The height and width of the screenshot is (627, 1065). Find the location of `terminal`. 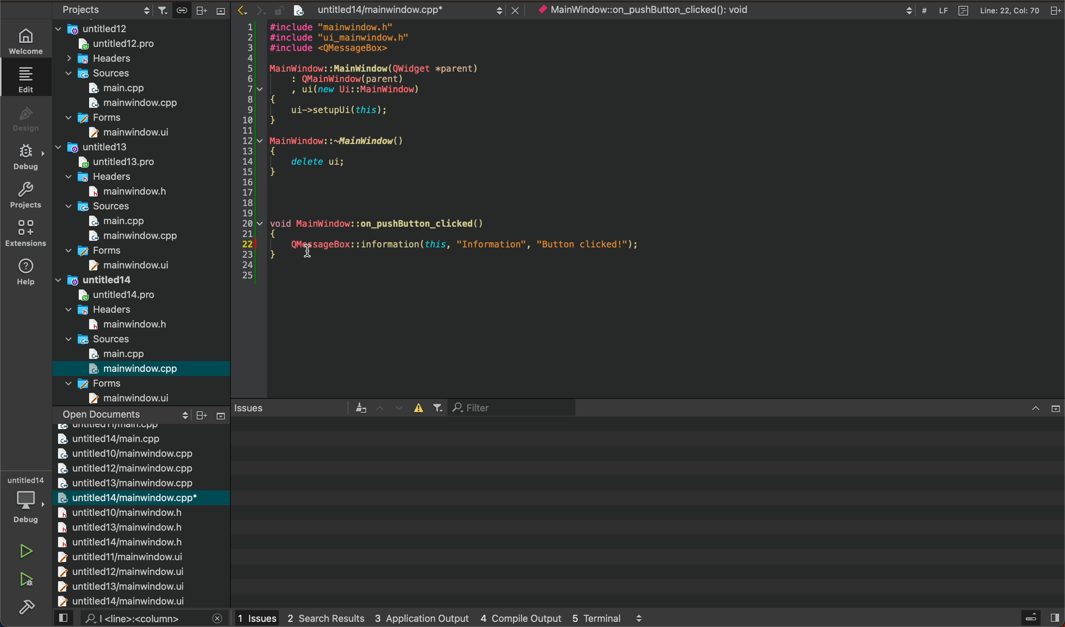

terminal is located at coordinates (647, 511).